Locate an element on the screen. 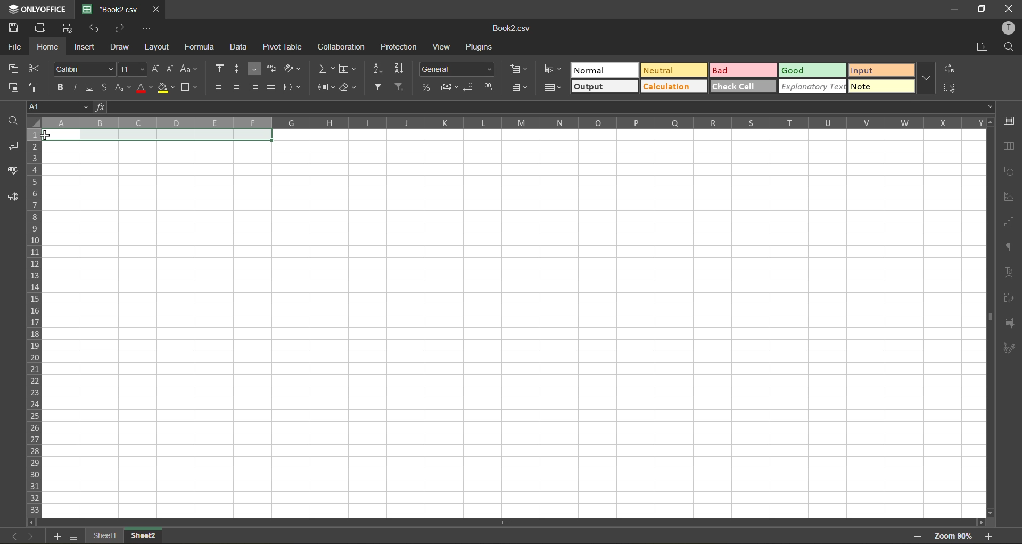  field is located at coordinates (347, 70).